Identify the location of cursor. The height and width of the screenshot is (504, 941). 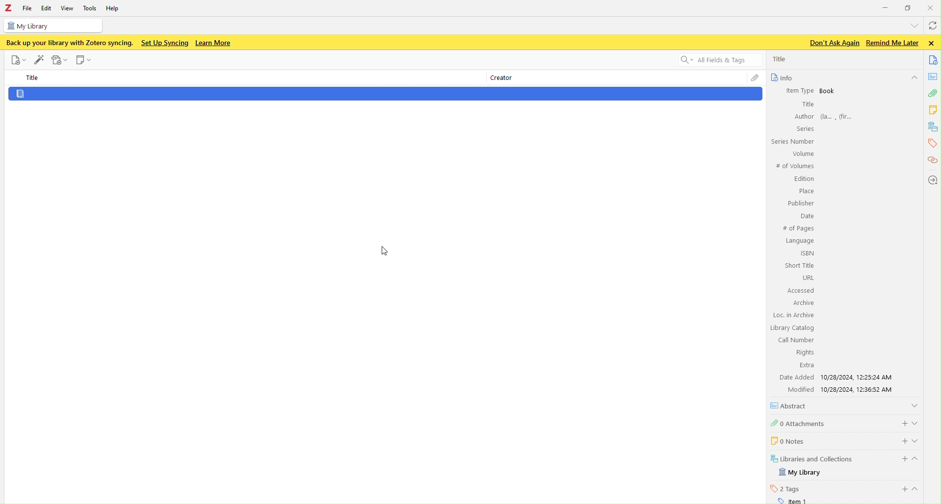
(386, 250).